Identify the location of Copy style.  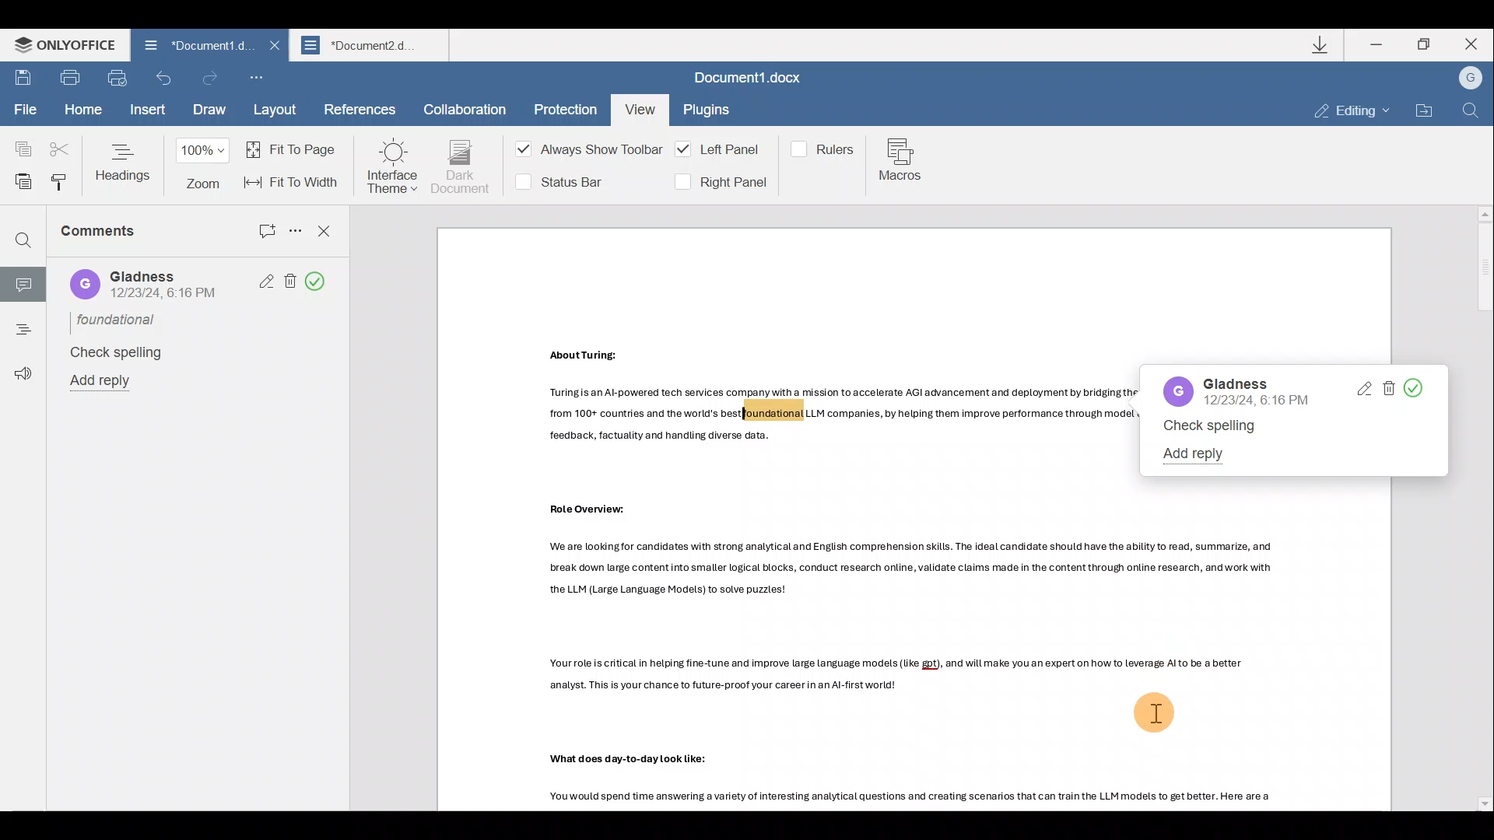
(59, 182).